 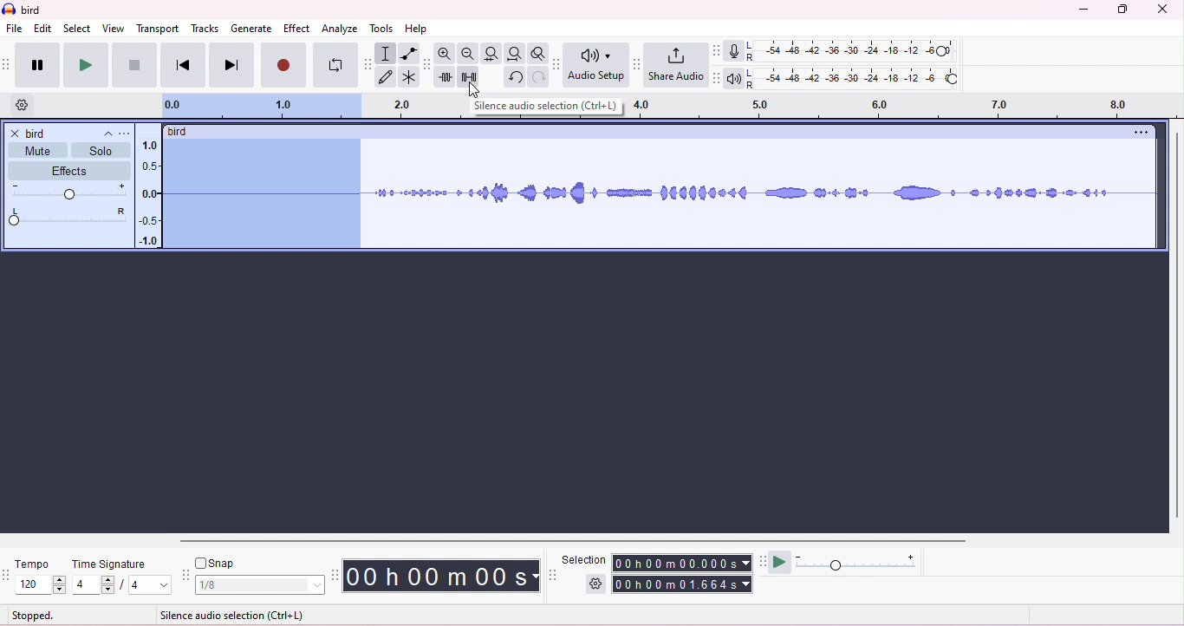 I want to click on time signature toolbar, so click(x=8, y=571).